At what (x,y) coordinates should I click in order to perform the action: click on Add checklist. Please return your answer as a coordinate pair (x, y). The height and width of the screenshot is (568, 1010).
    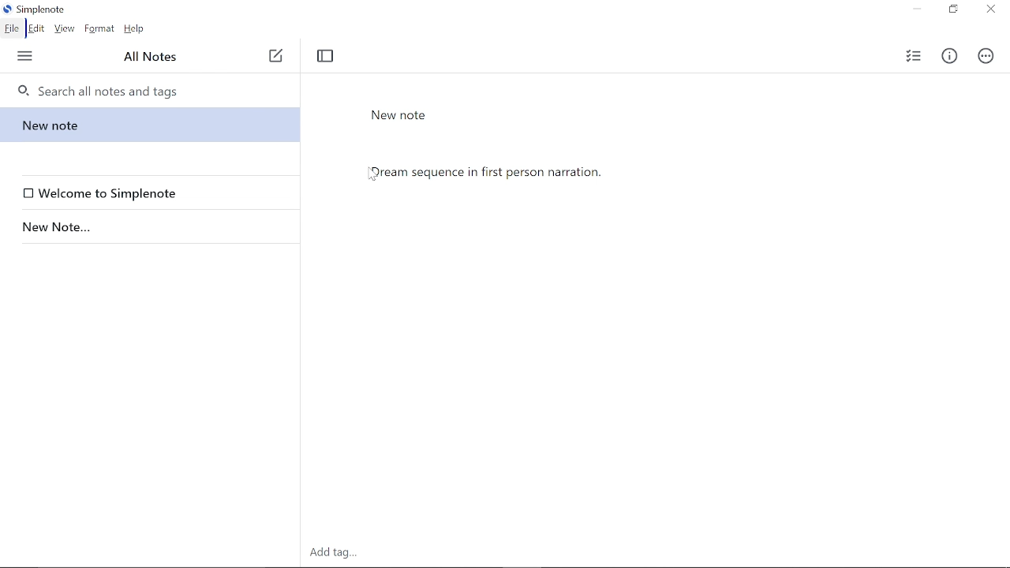
    Looking at the image, I should click on (910, 58).